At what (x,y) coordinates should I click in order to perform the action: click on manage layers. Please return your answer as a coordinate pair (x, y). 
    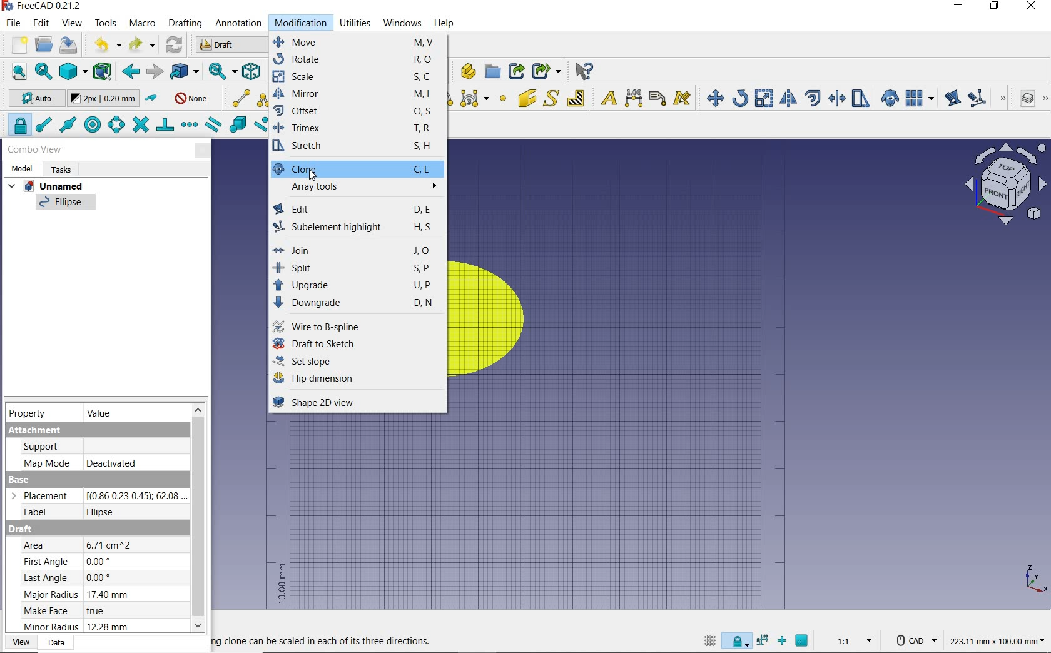
    Looking at the image, I should click on (1022, 100).